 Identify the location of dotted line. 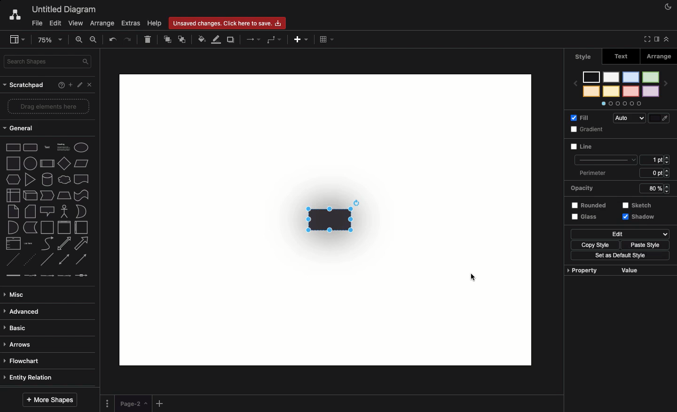
(30, 260).